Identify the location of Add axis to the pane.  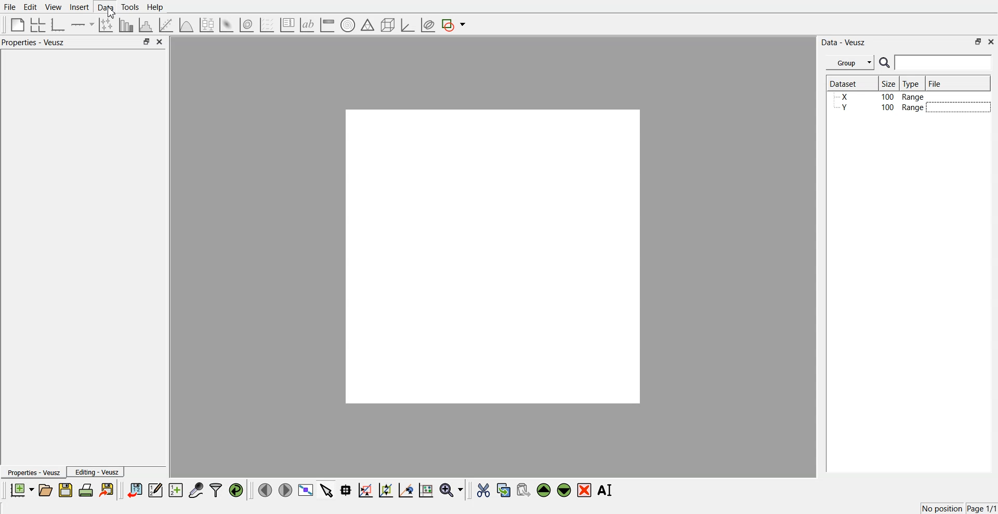
(82, 25).